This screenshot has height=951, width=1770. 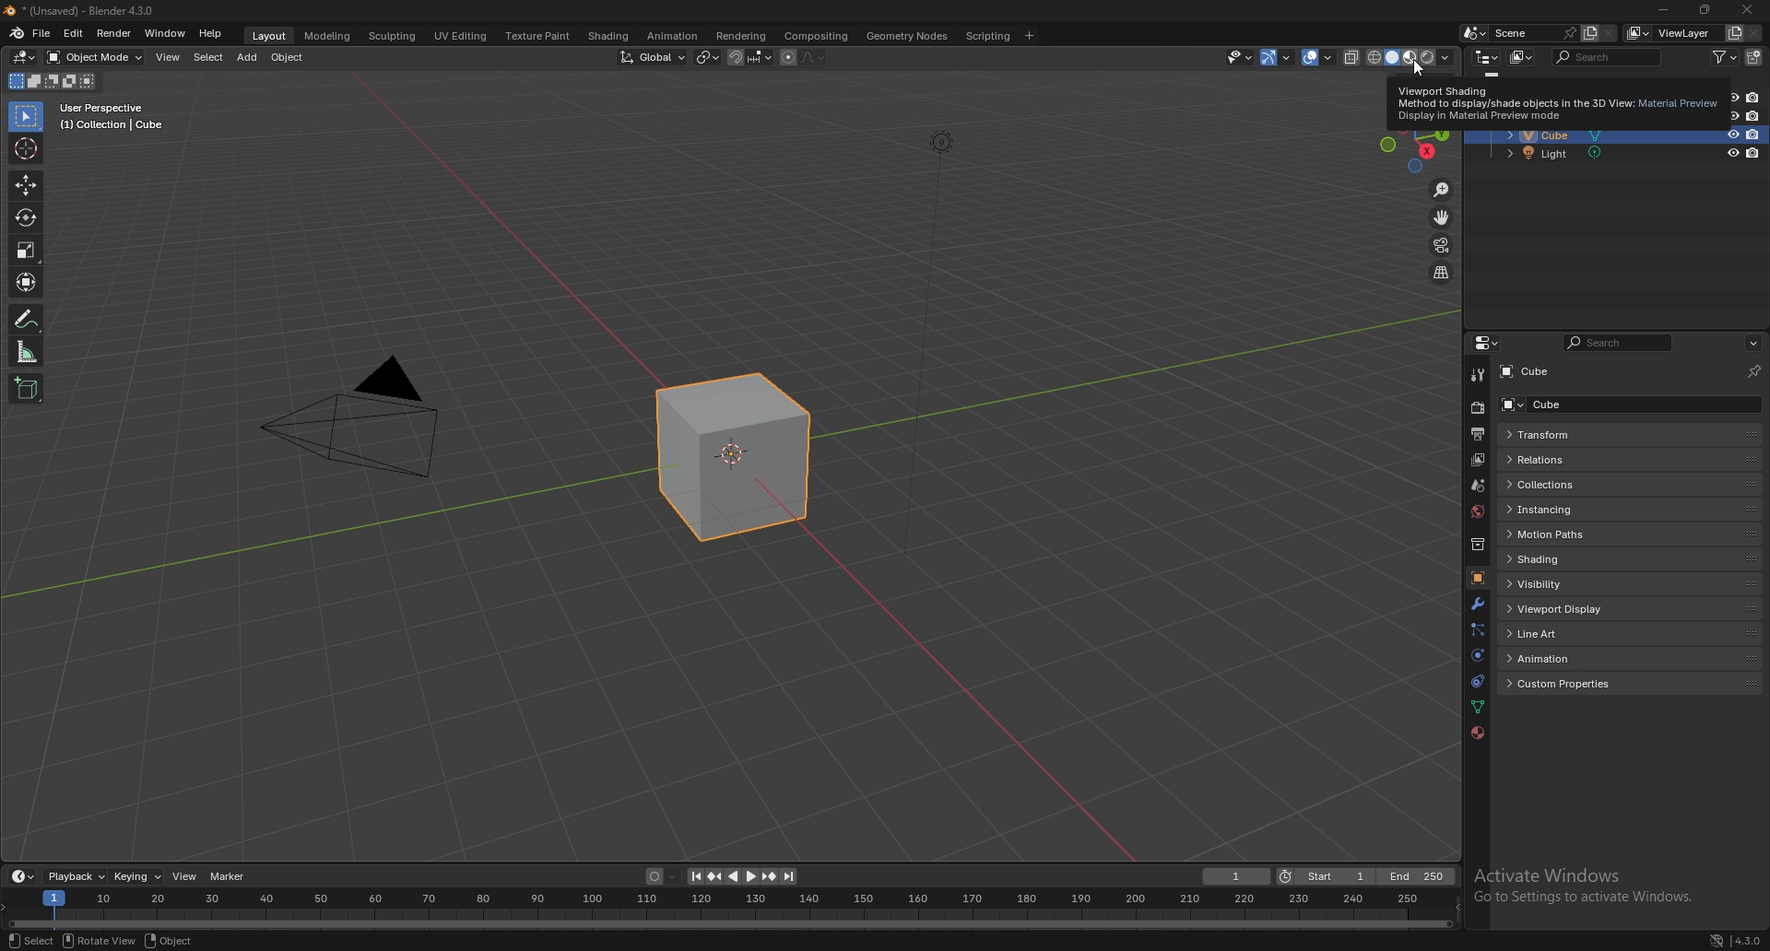 What do you see at coordinates (1479, 487) in the screenshot?
I see `scene` at bounding box center [1479, 487].